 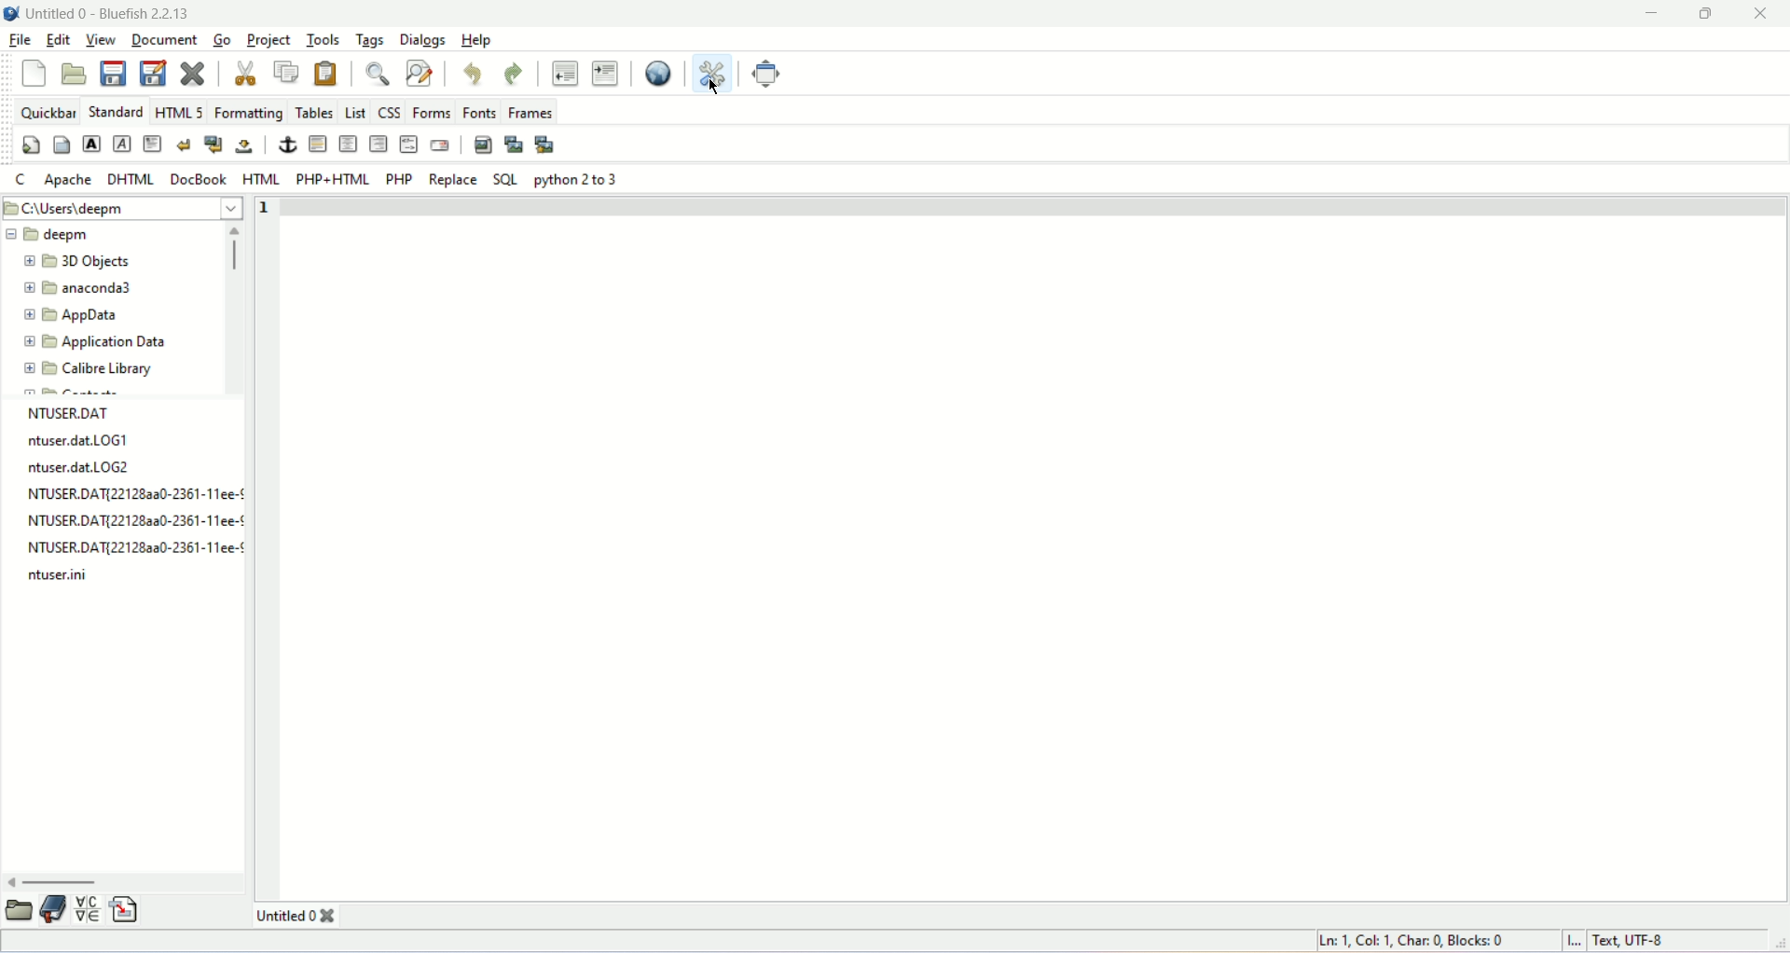 What do you see at coordinates (34, 74) in the screenshot?
I see `new` at bounding box center [34, 74].